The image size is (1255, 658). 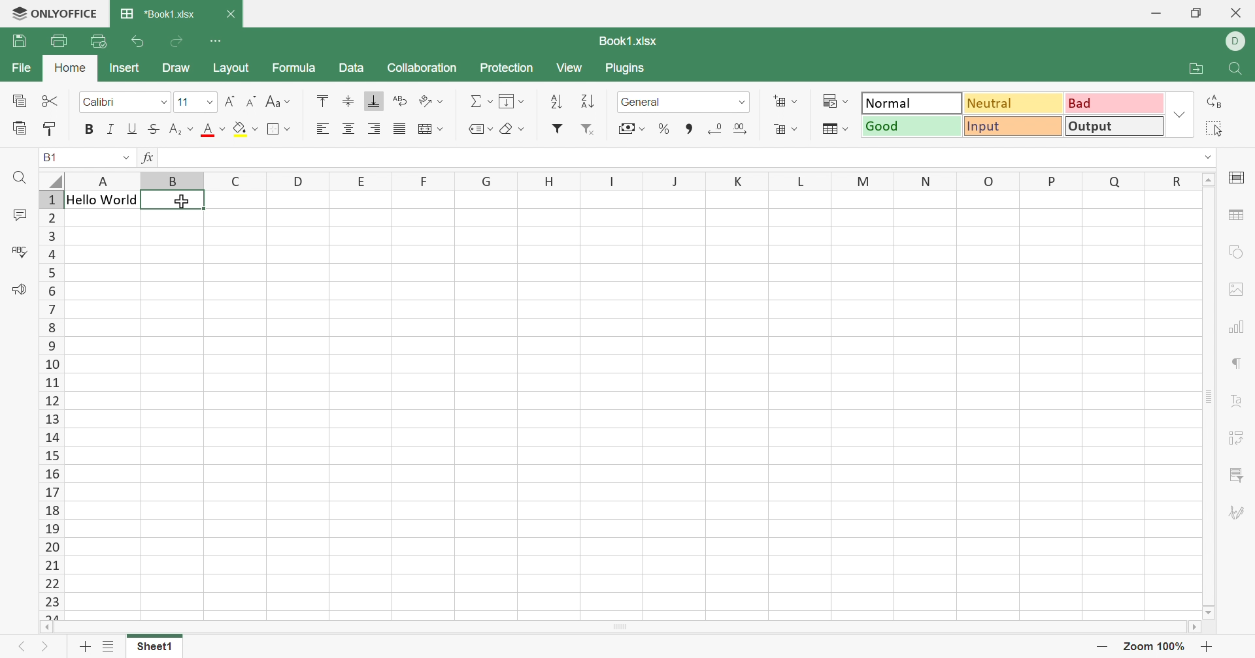 What do you see at coordinates (786, 129) in the screenshot?
I see `Delete cells` at bounding box center [786, 129].